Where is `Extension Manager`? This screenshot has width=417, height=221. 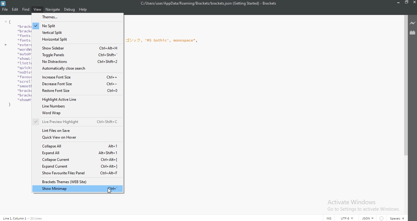 Extension Manager is located at coordinates (413, 34).